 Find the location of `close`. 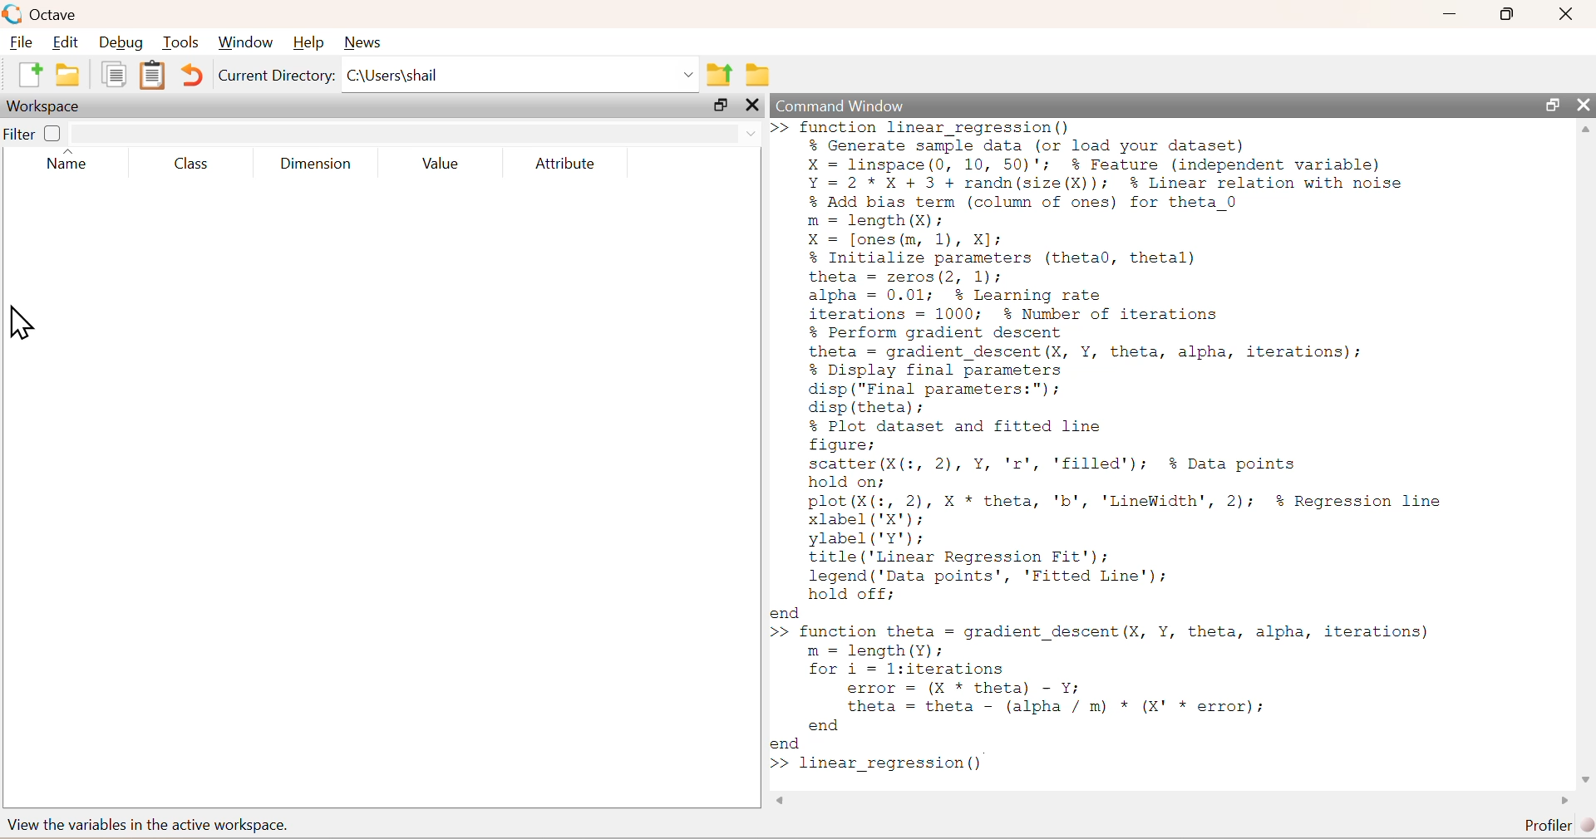

close is located at coordinates (1585, 105).